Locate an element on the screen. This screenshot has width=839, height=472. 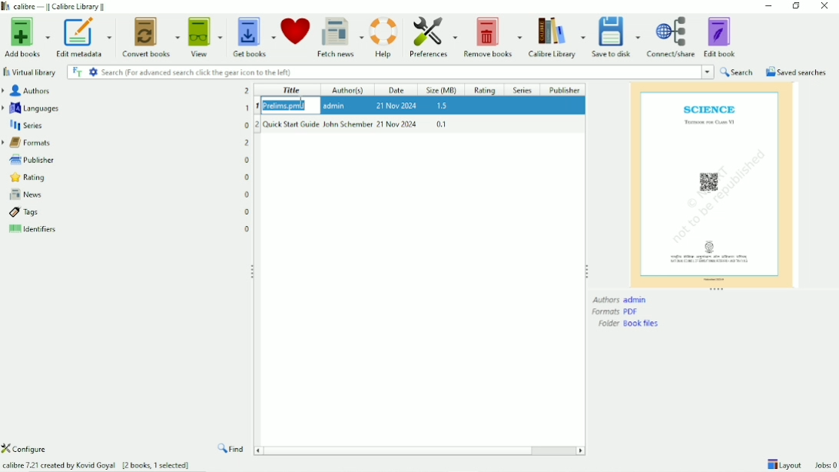
Cursor is located at coordinates (303, 101).